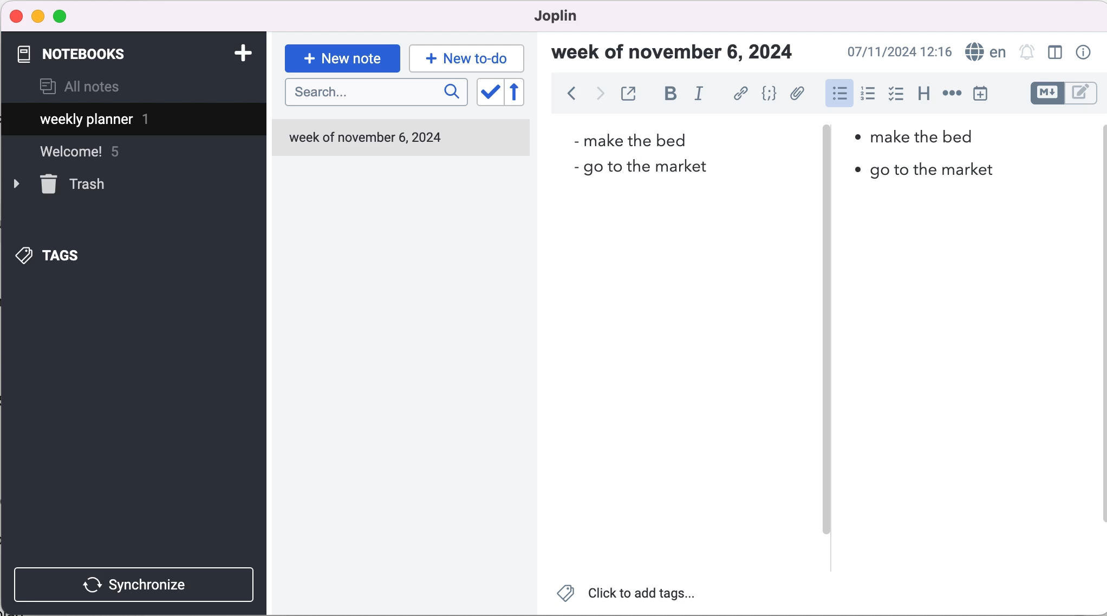 This screenshot has height=616, width=1107. I want to click on toggle editor layout, so click(1058, 54).